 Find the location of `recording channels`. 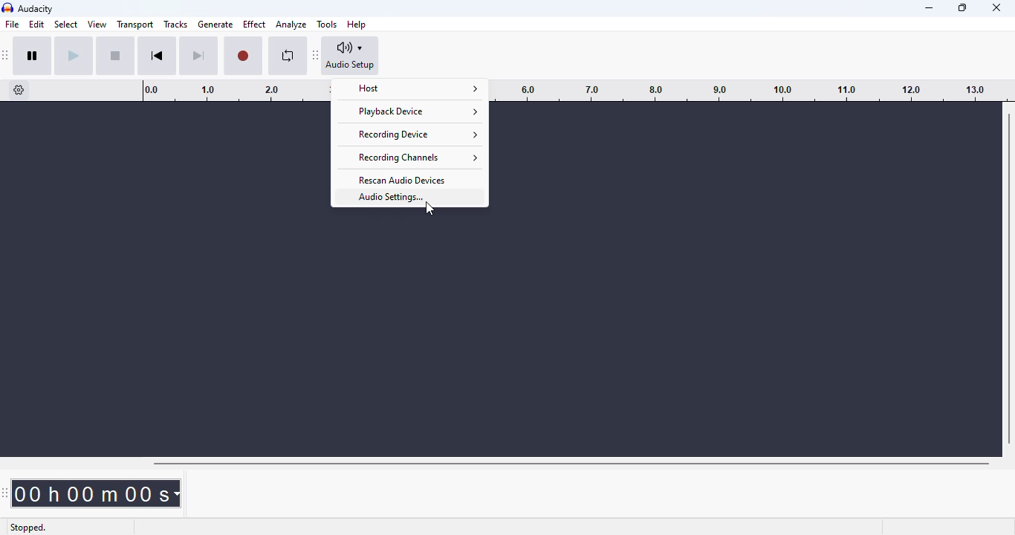

recording channels is located at coordinates (410, 156).